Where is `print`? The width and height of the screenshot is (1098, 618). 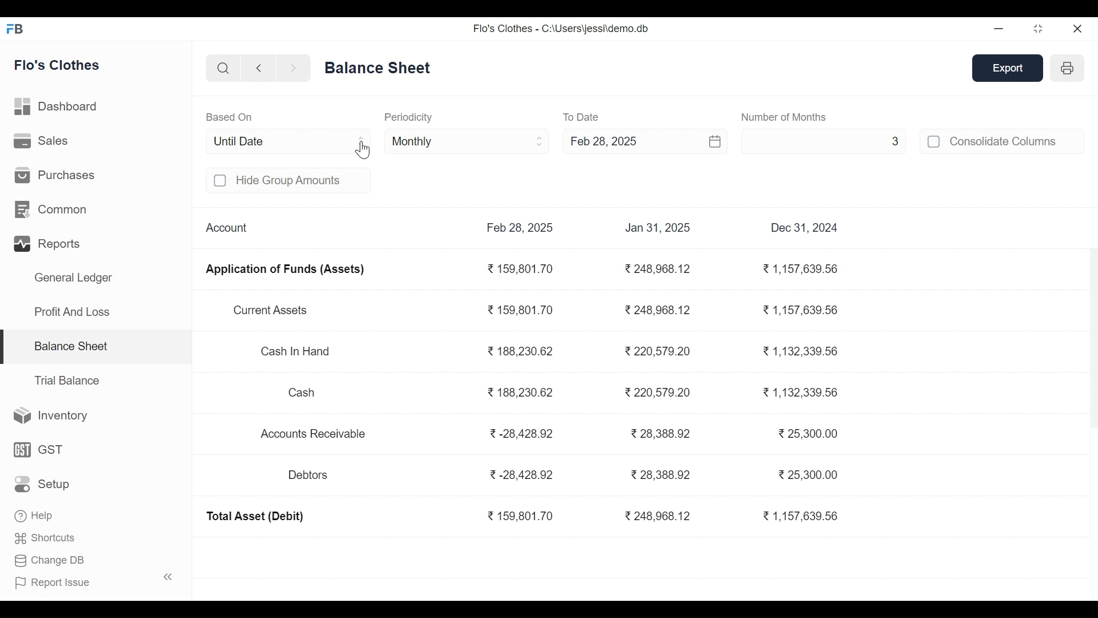
print is located at coordinates (1069, 68).